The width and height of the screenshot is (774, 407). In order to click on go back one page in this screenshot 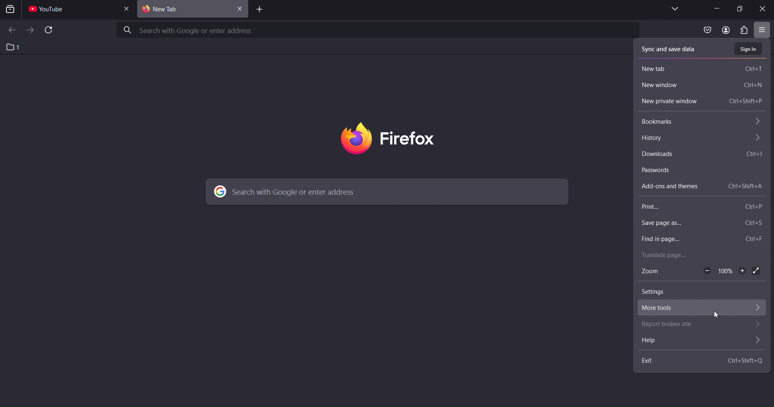, I will do `click(11, 30)`.